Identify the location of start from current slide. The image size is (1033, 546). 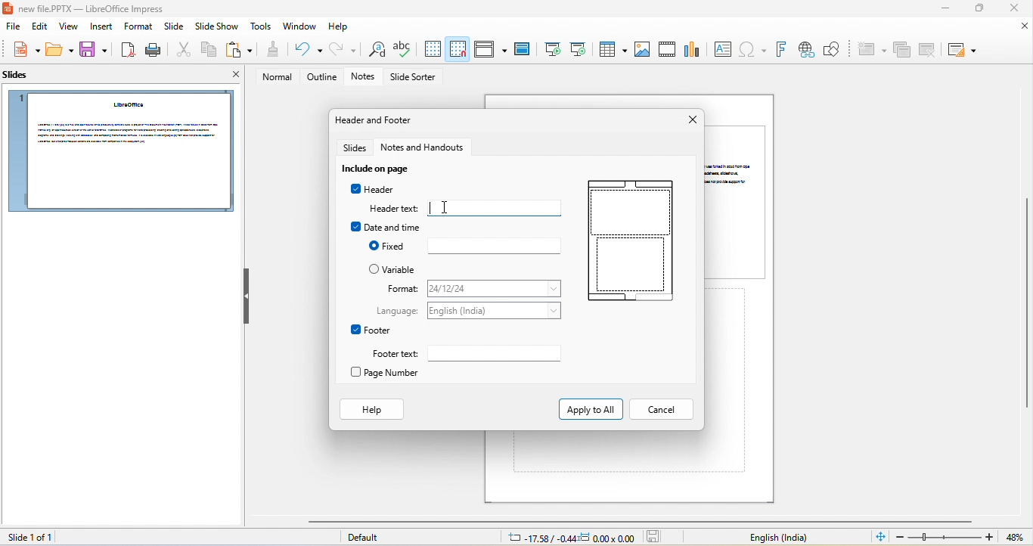
(578, 48).